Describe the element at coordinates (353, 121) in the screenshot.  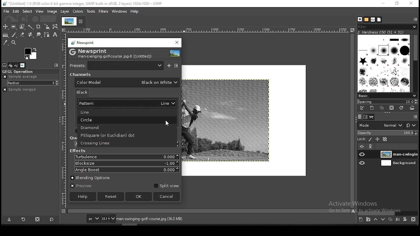
I see `scroll bar` at that location.